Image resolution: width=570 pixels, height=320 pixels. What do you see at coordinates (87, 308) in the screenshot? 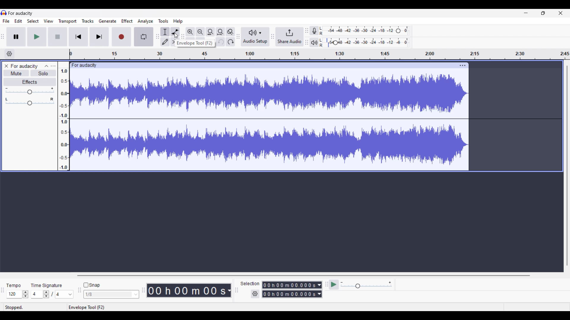
I see `enveloop tool (F2)` at bounding box center [87, 308].